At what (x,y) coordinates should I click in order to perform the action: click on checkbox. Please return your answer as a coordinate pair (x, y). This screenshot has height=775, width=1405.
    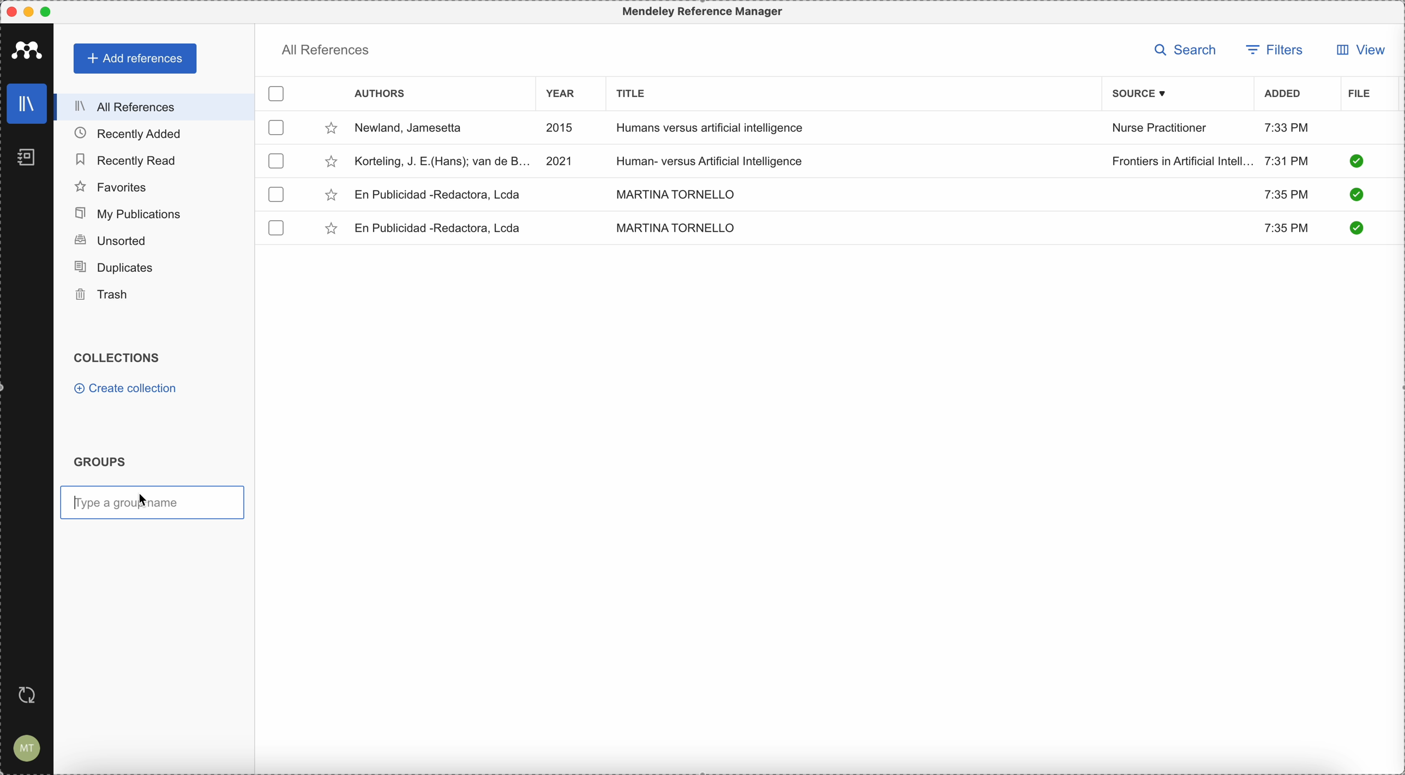
    Looking at the image, I should click on (276, 228).